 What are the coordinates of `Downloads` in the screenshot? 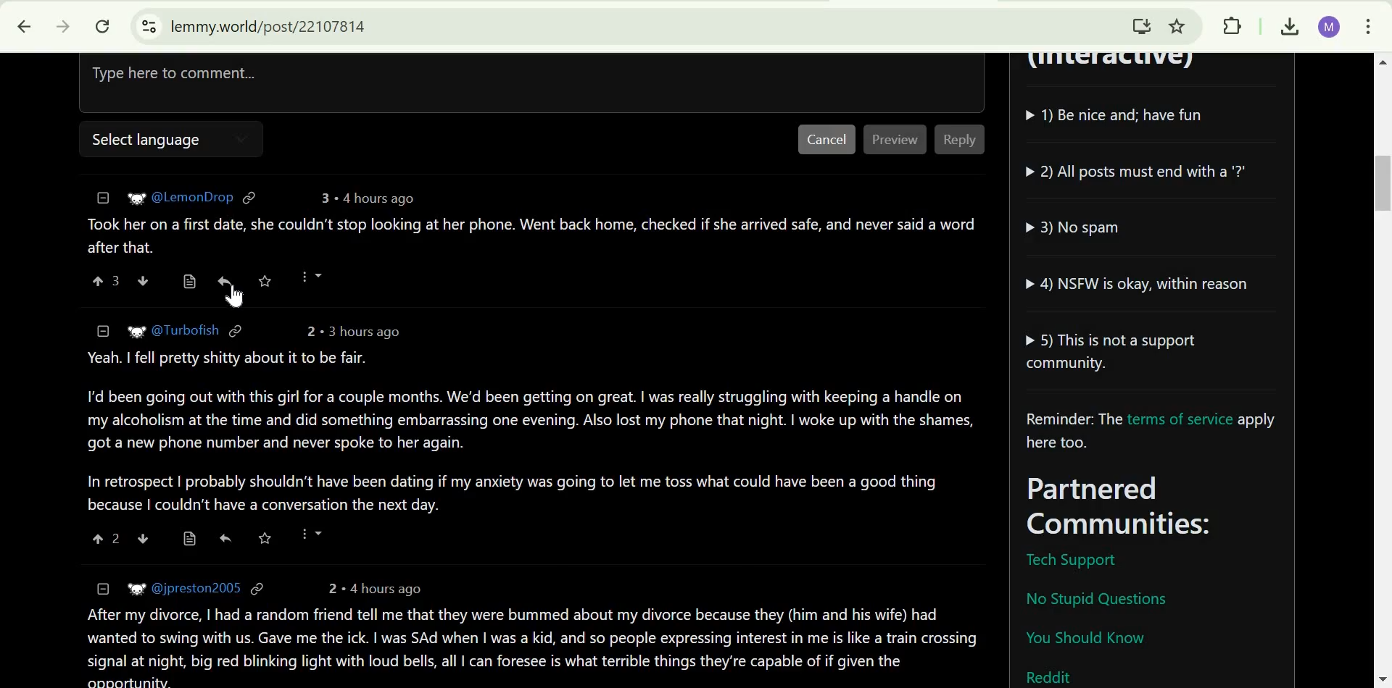 It's located at (1289, 28).